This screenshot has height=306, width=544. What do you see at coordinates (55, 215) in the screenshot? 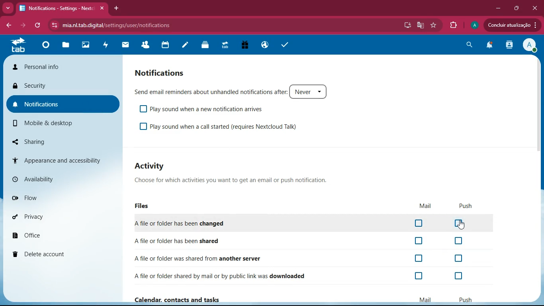
I see `privacy` at bounding box center [55, 215].